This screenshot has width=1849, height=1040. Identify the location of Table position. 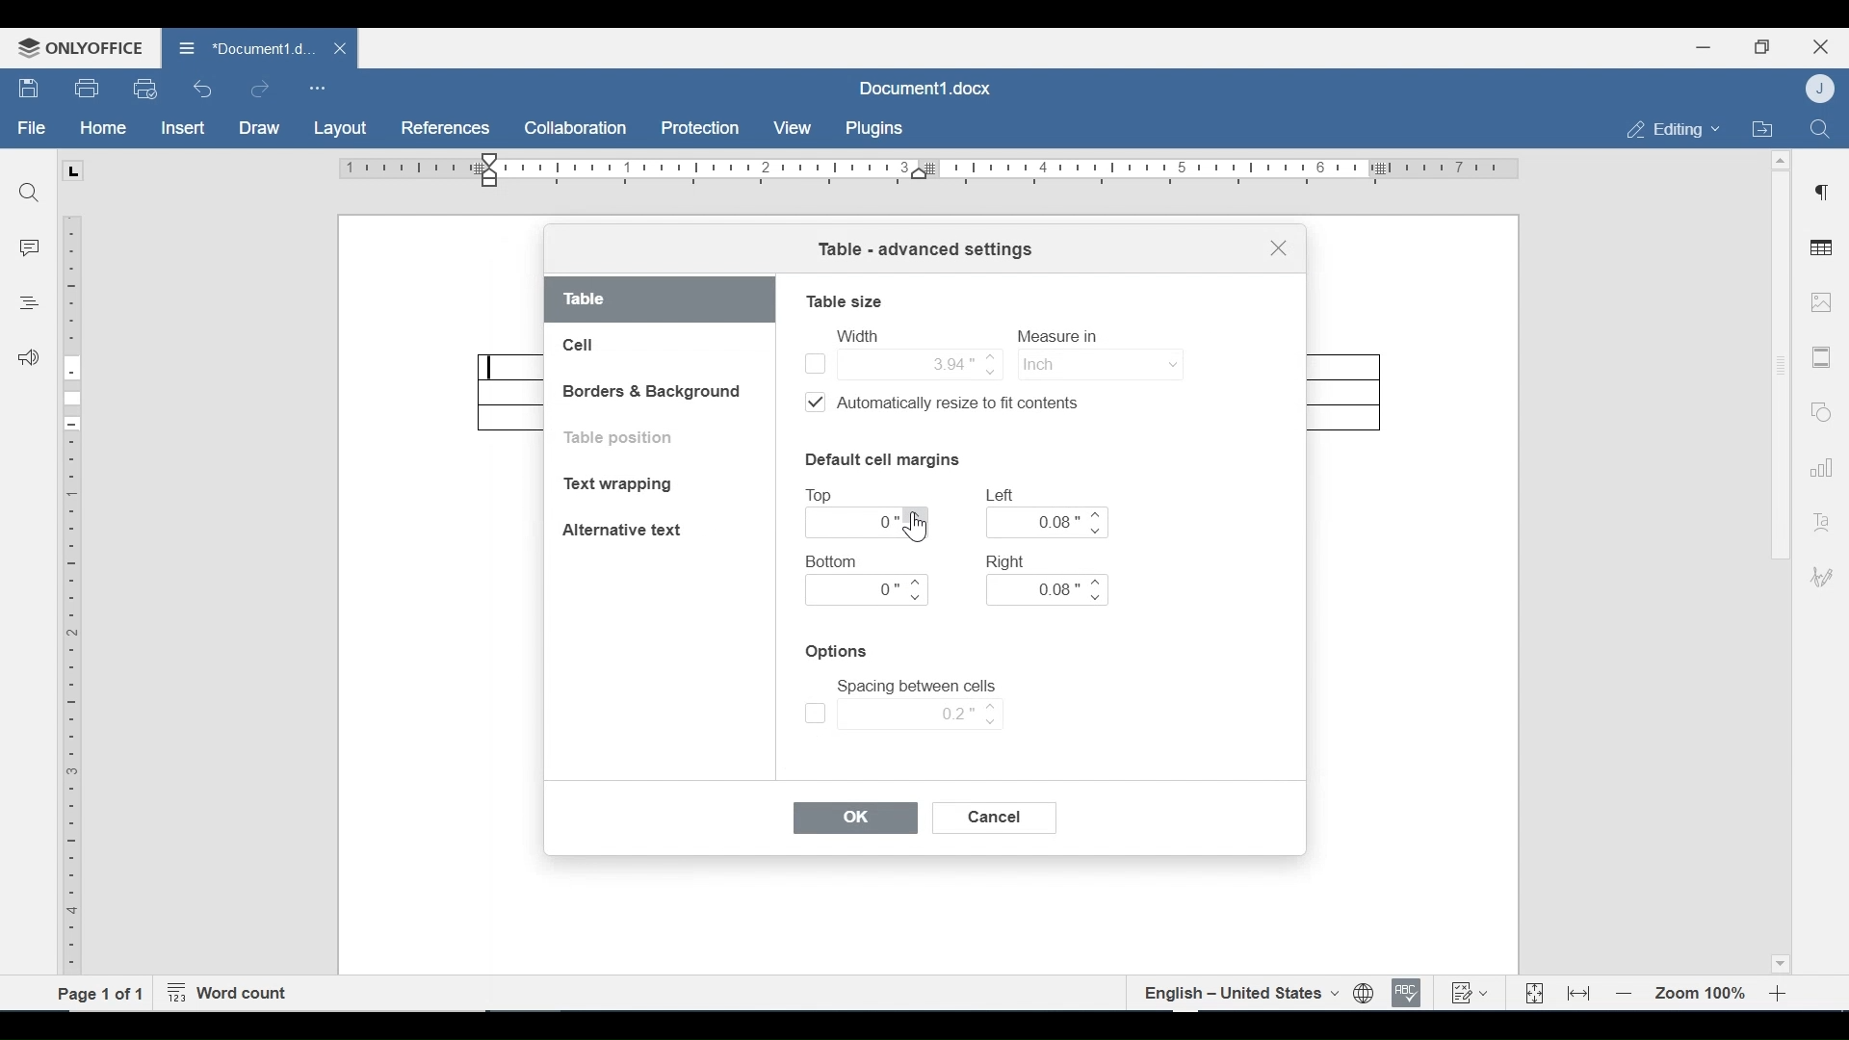
(624, 438).